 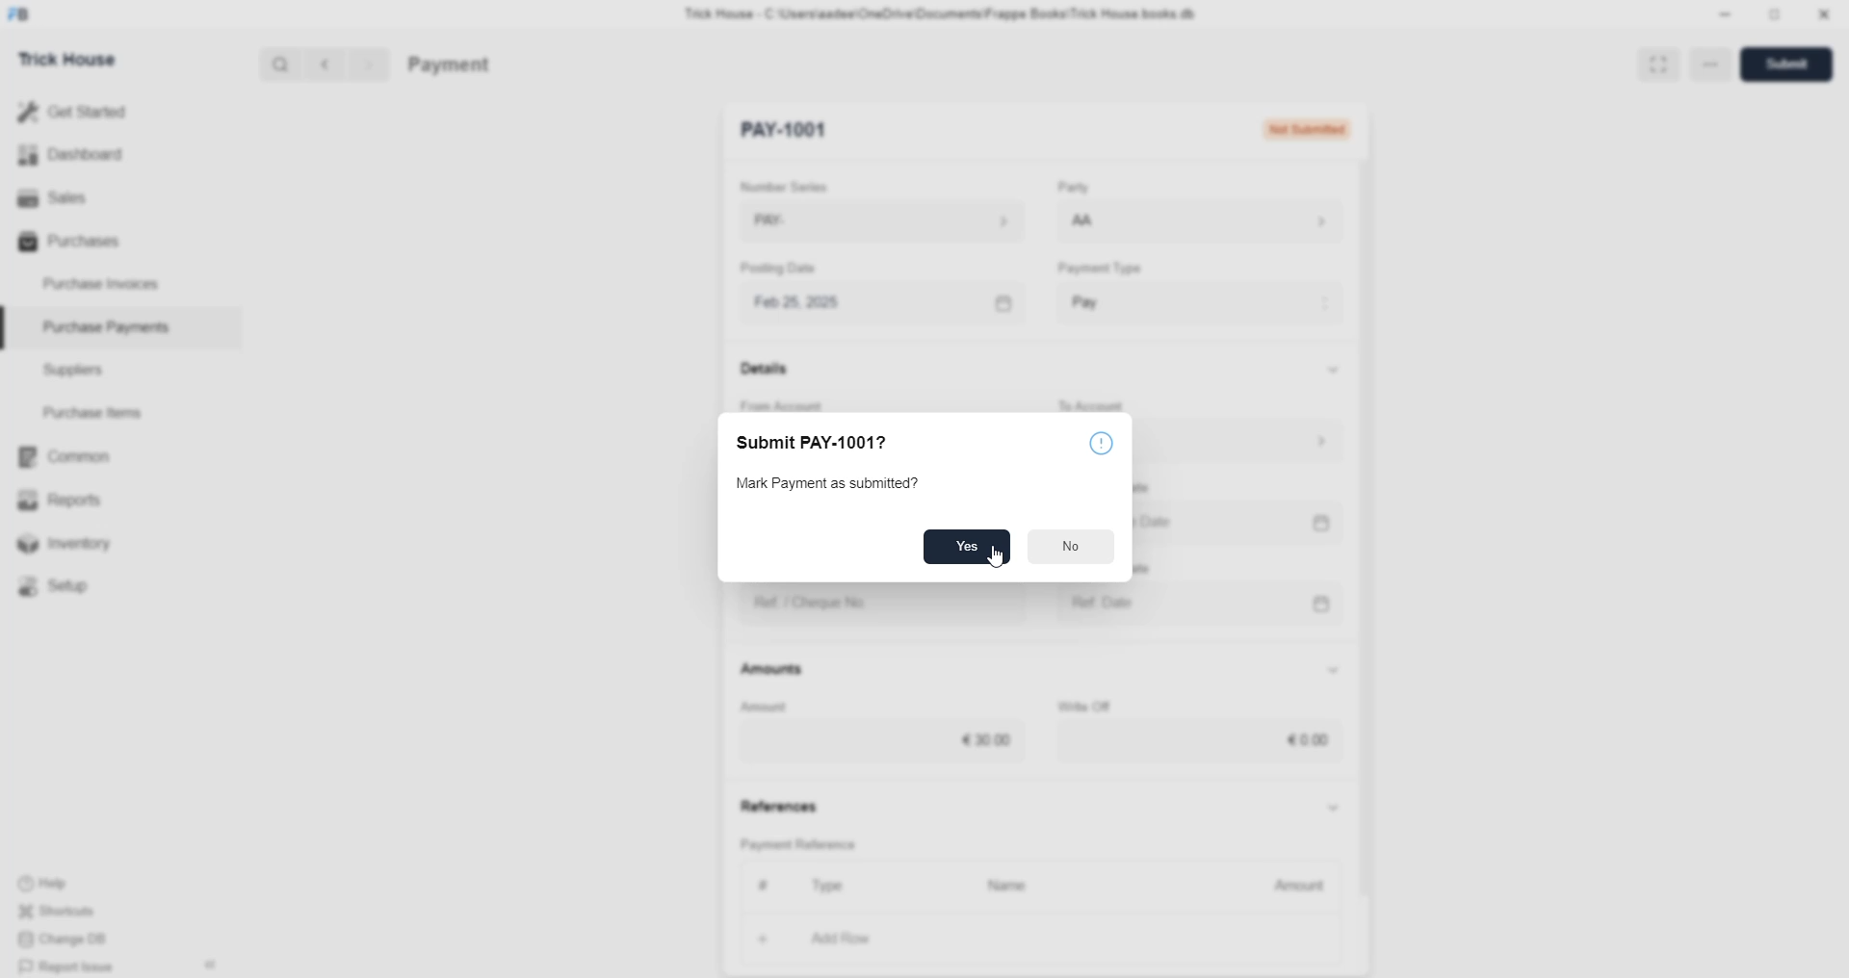 What do you see at coordinates (1000, 558) in the screenshot?
I see `cursor` at bounding box center [1000, 558].